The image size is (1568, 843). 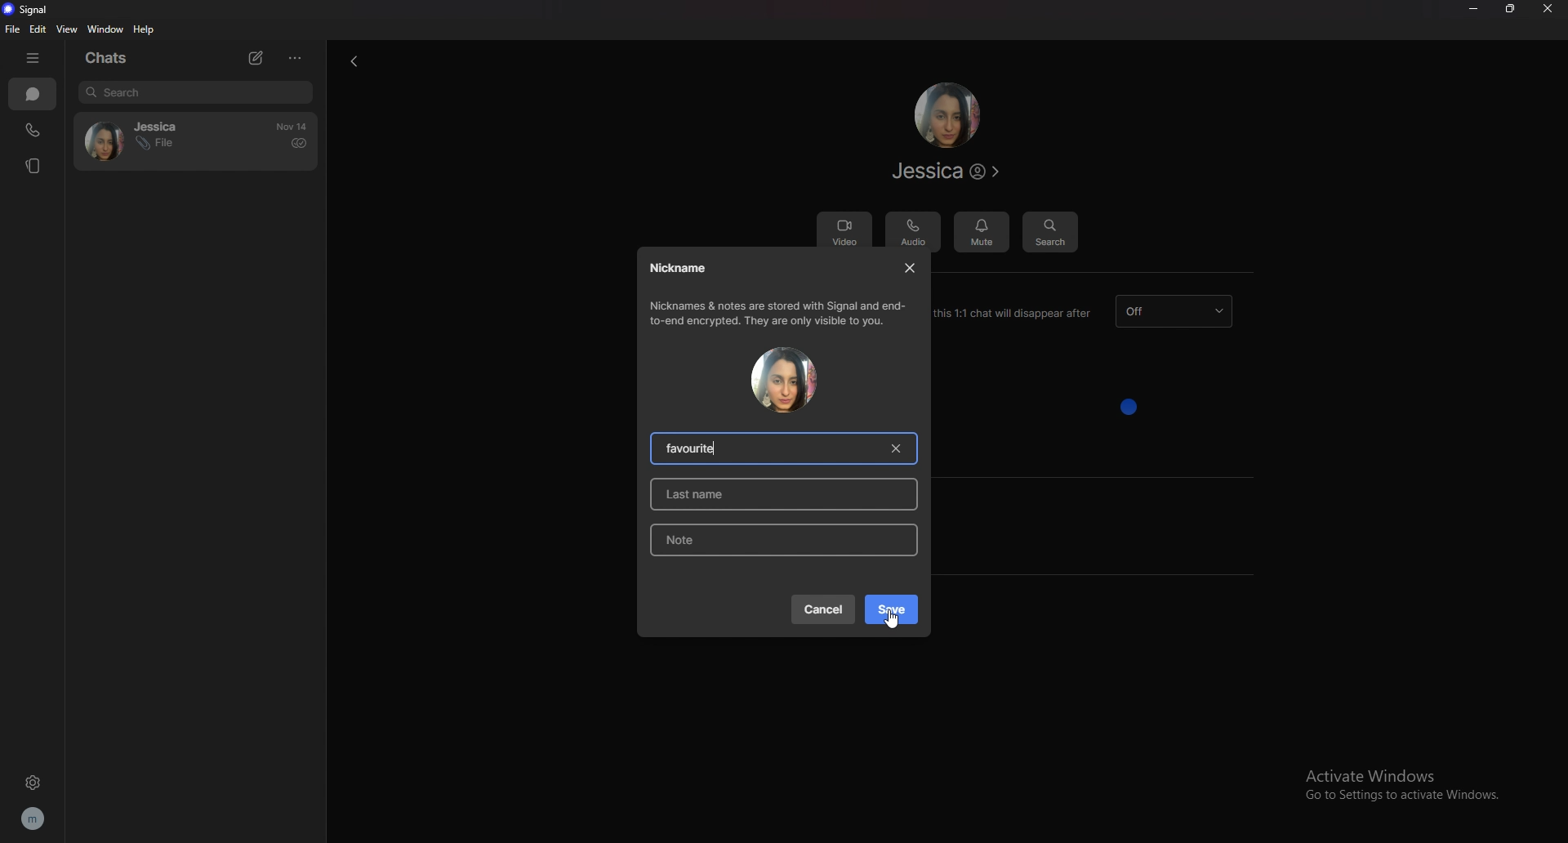 What do you see at coordinates (680, 268) in the screenshot?
I see `nickname` at bounding box center [680, 268].